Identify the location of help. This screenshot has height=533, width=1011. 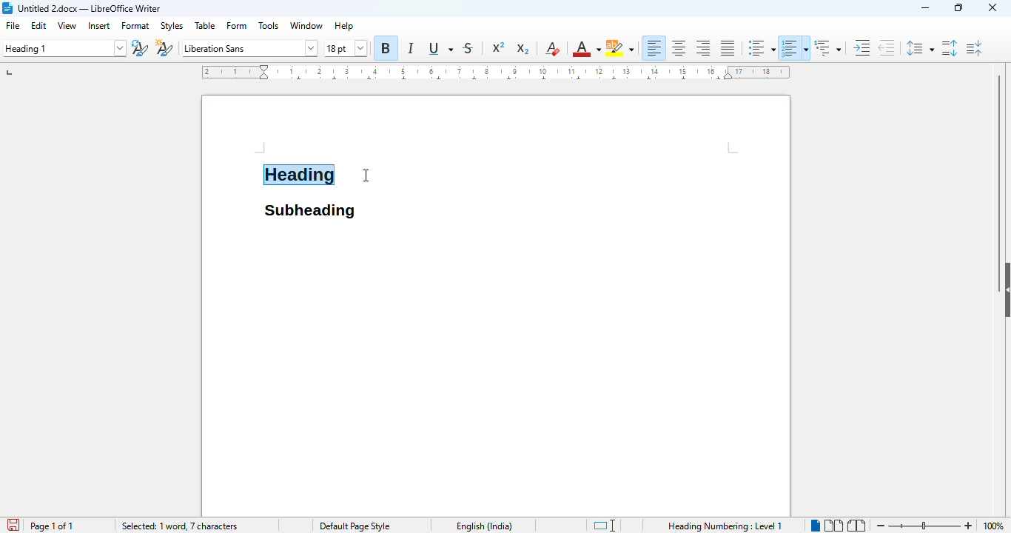
(343, 25).